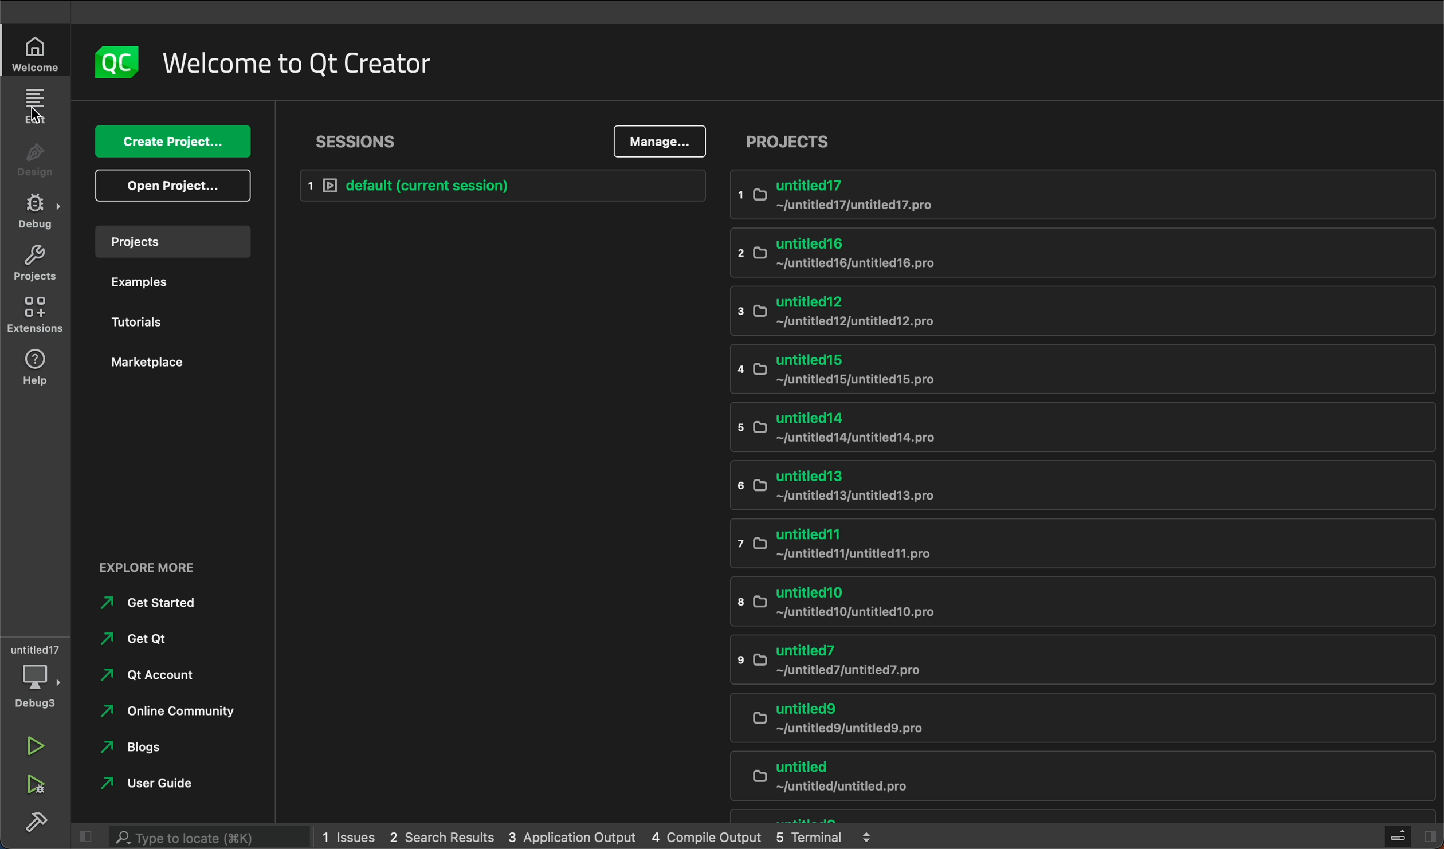  What do you see at coordinates (160, 640) in the screenshot?
I see `get qt` at bounding box center [160, 640].